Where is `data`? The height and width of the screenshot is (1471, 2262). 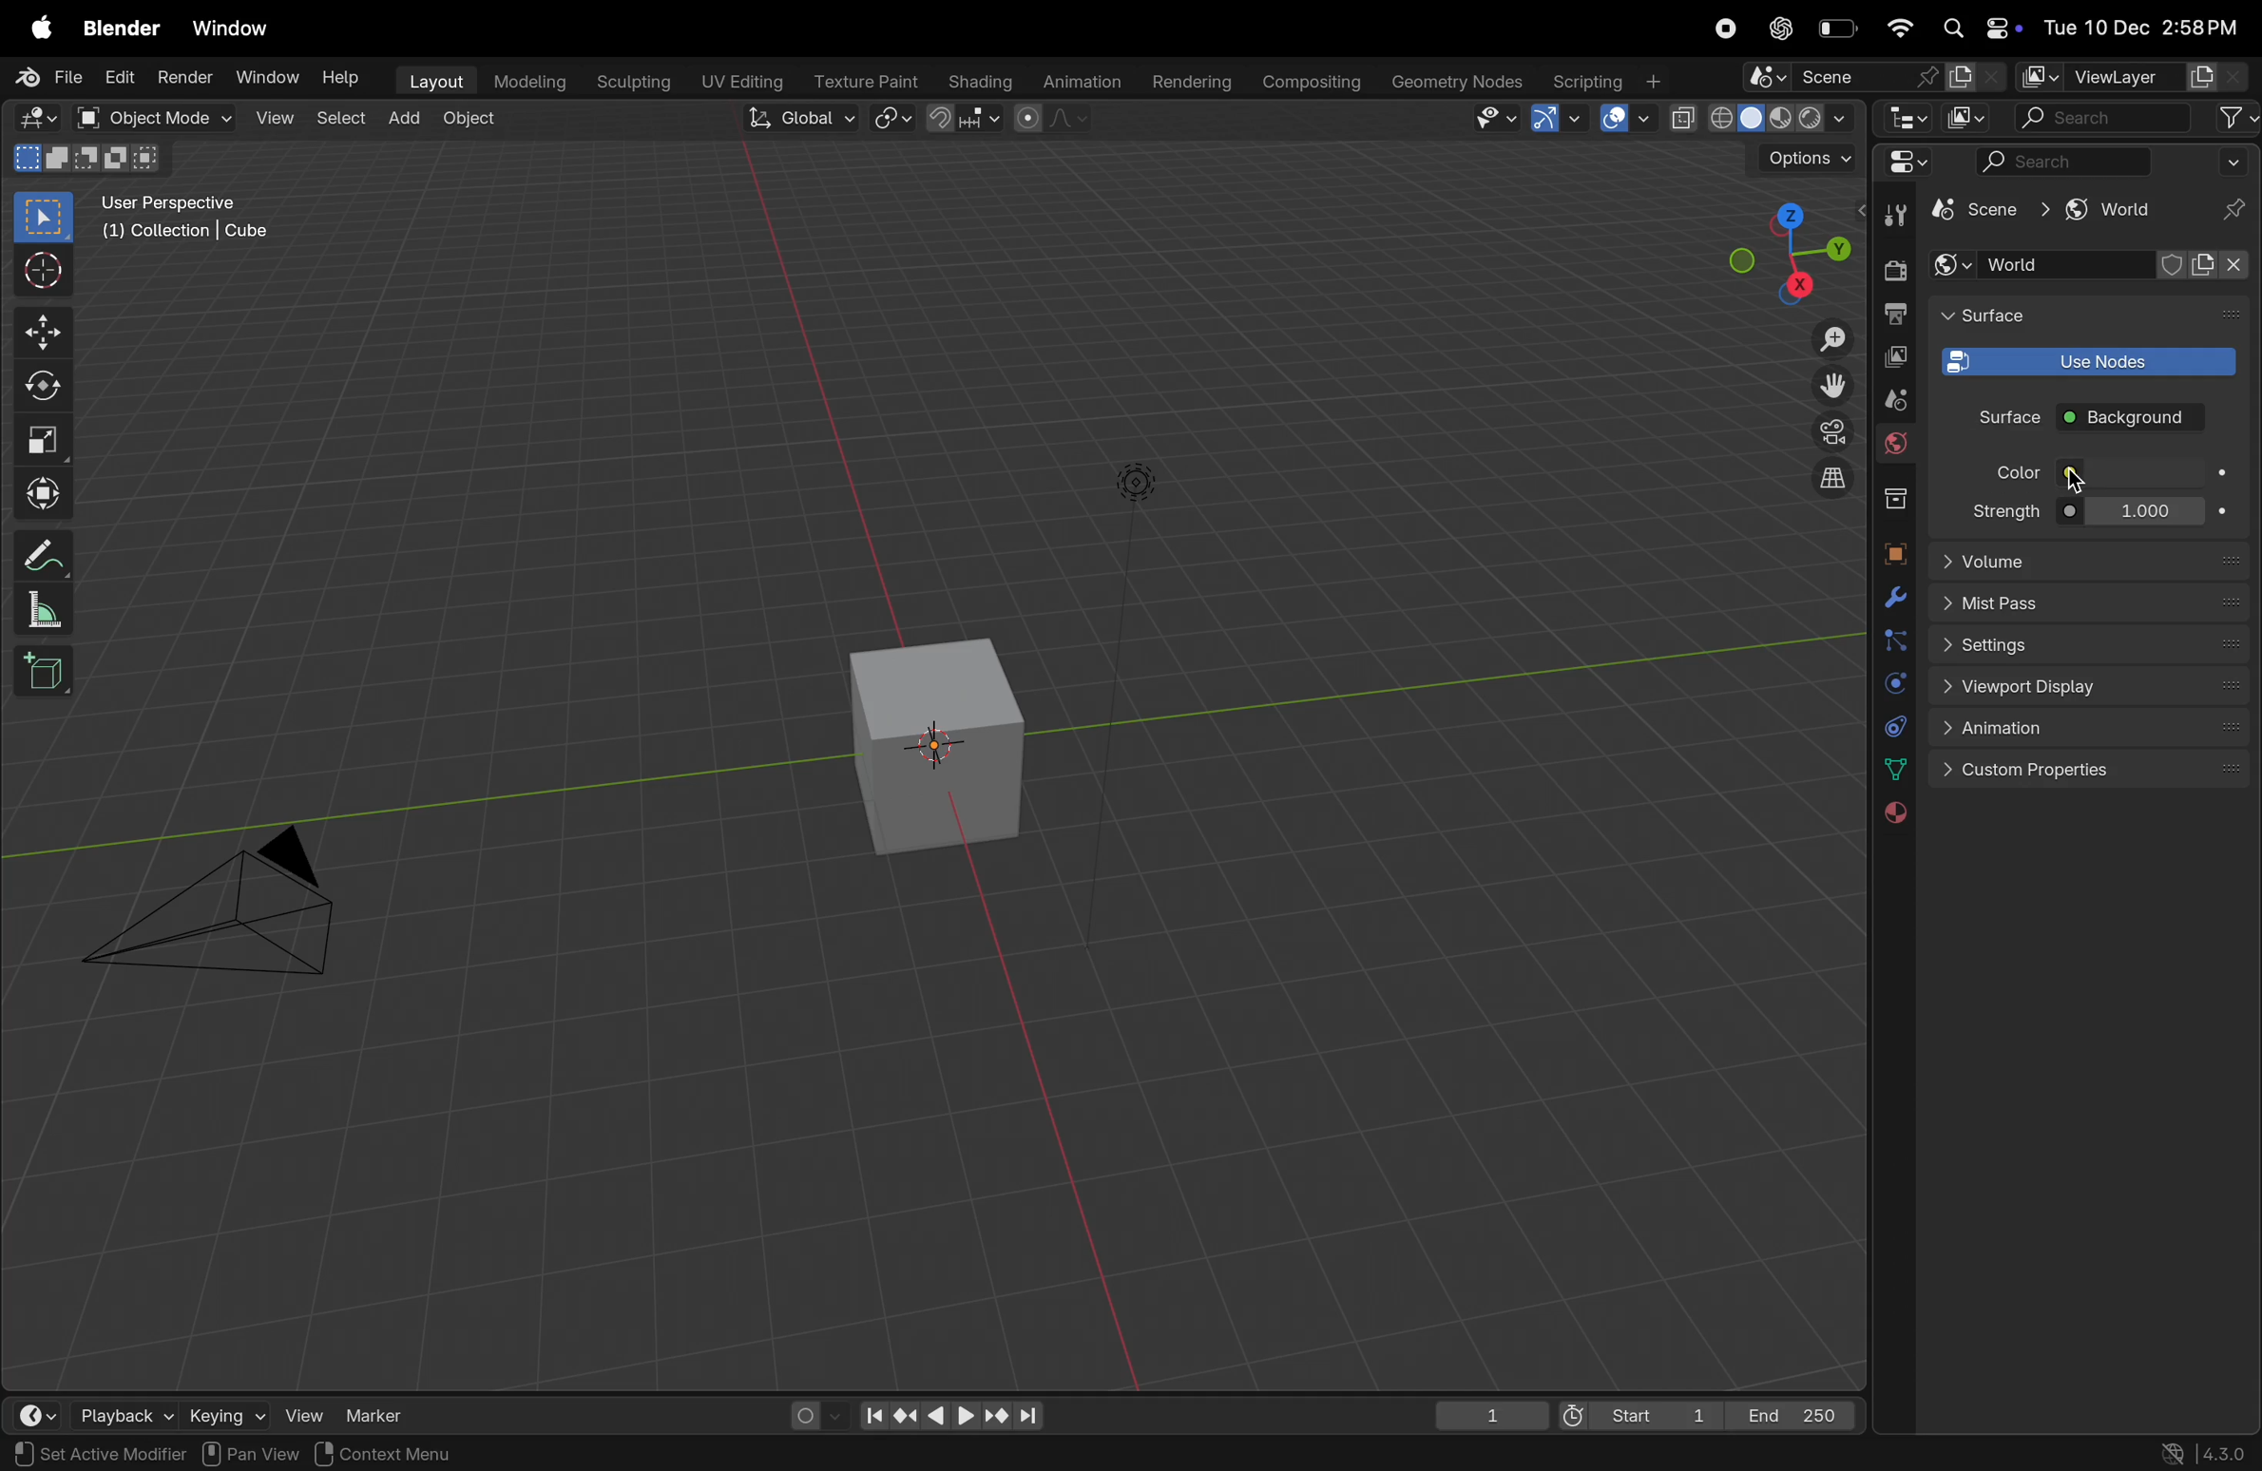
data is located at coordinates (1898, 769).